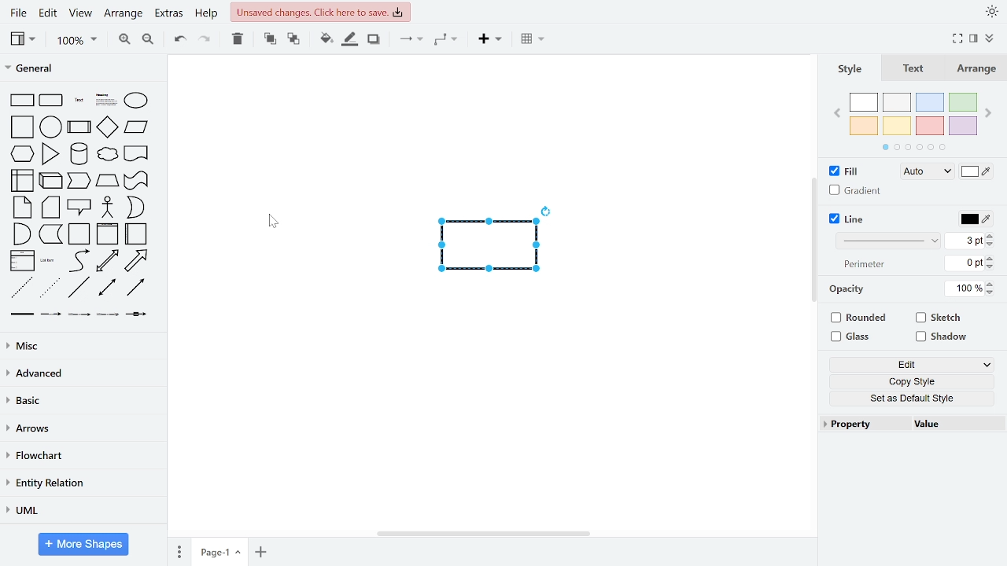  I want to click on view, so click(83, 12).